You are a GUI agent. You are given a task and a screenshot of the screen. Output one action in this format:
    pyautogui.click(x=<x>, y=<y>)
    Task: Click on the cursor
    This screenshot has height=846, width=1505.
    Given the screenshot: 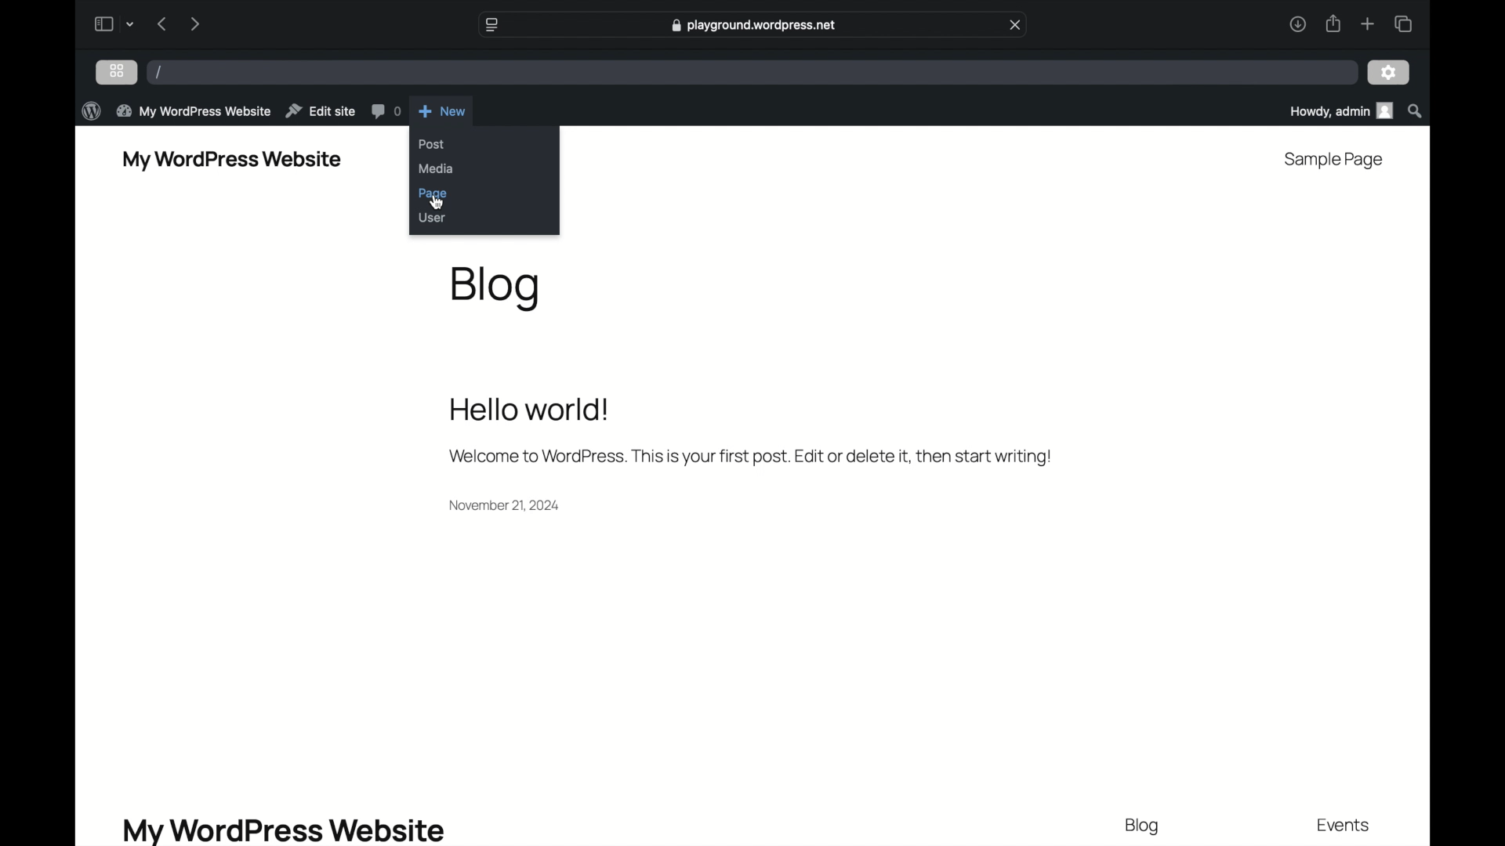 What is the action you would take?
    pyautogui.click(x=437, y=203)
    